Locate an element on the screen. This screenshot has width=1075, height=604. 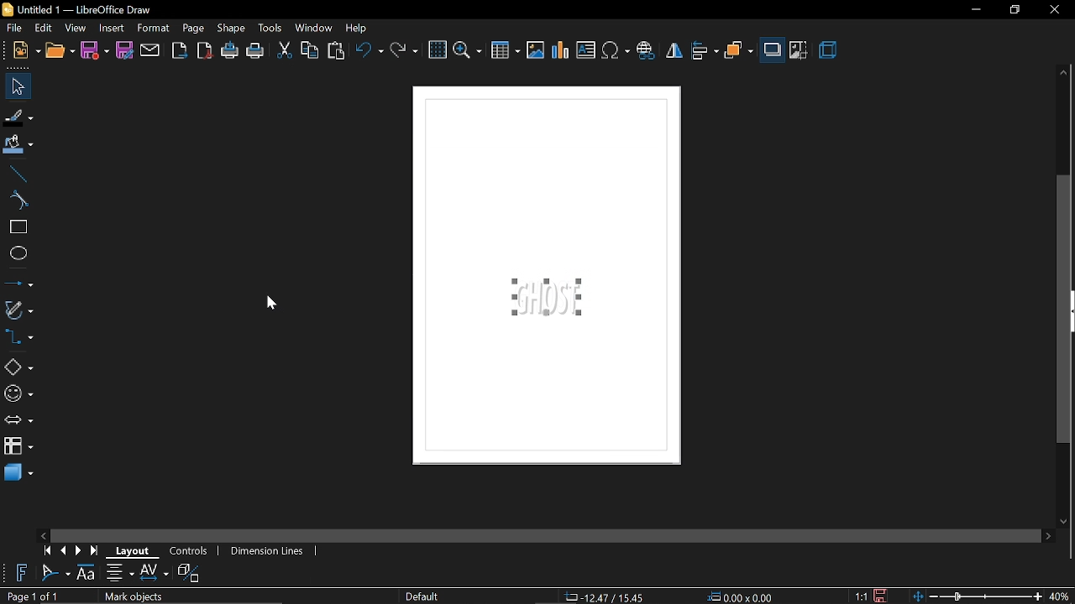
save is located at coordinates (95, 52).